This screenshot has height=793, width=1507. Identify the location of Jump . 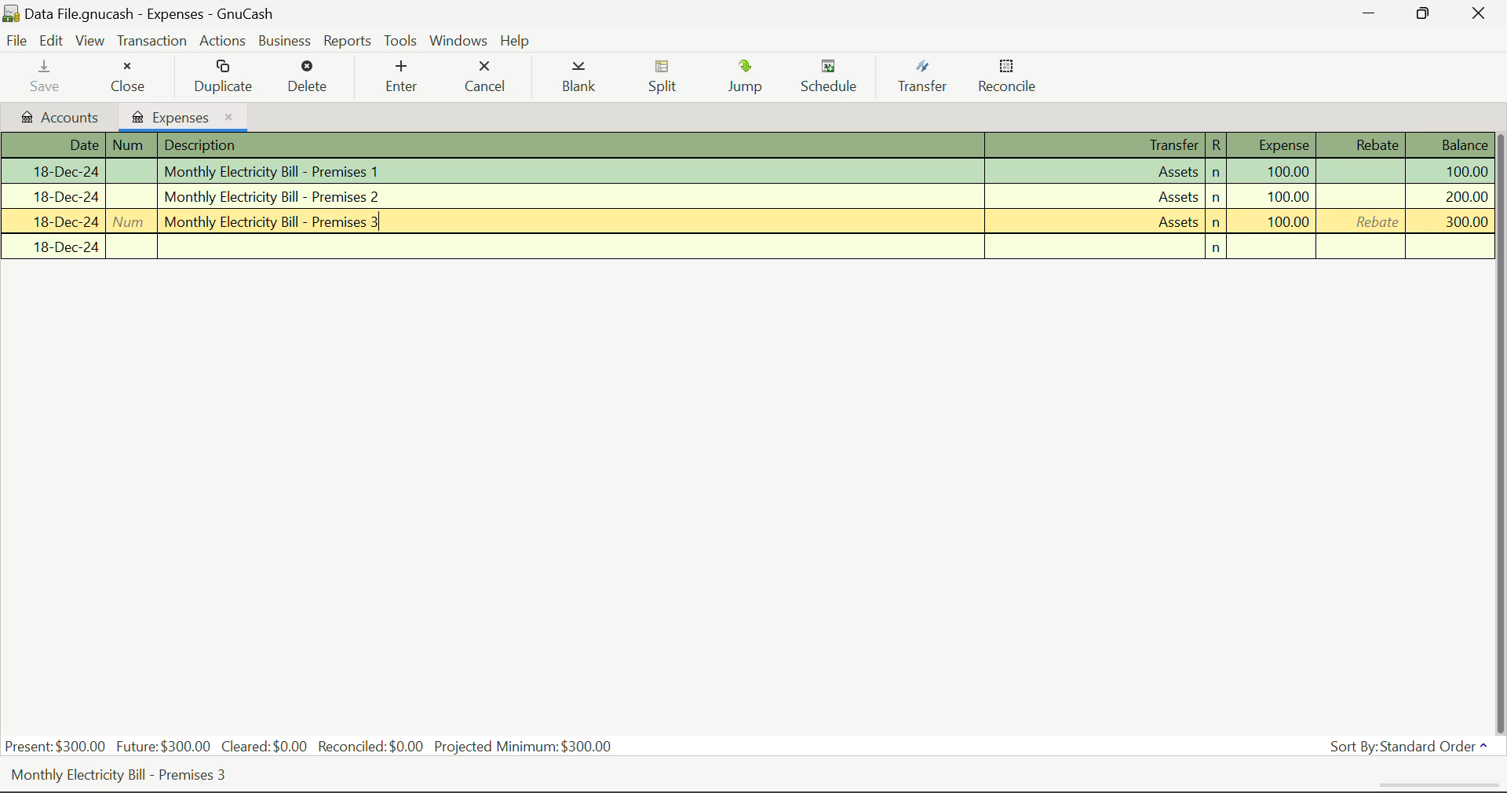
(753, 79).